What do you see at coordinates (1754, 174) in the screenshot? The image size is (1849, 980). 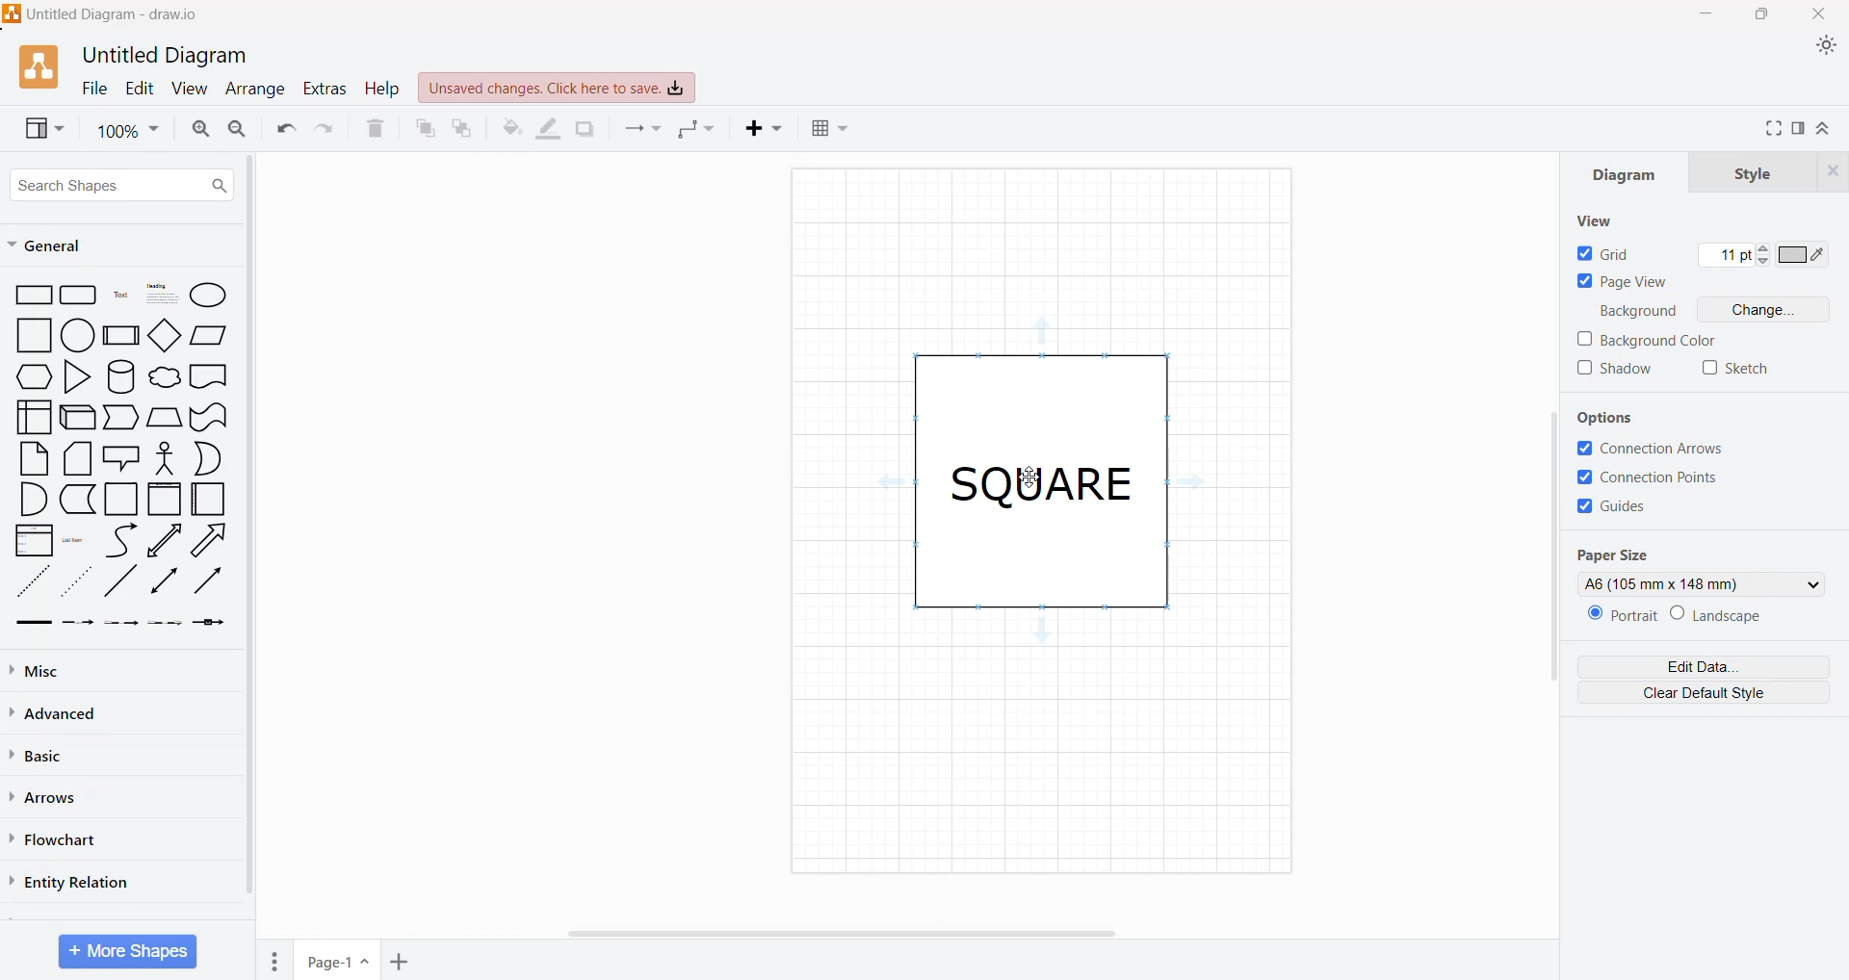 I see `Style` at bounding box center [1754, 174].